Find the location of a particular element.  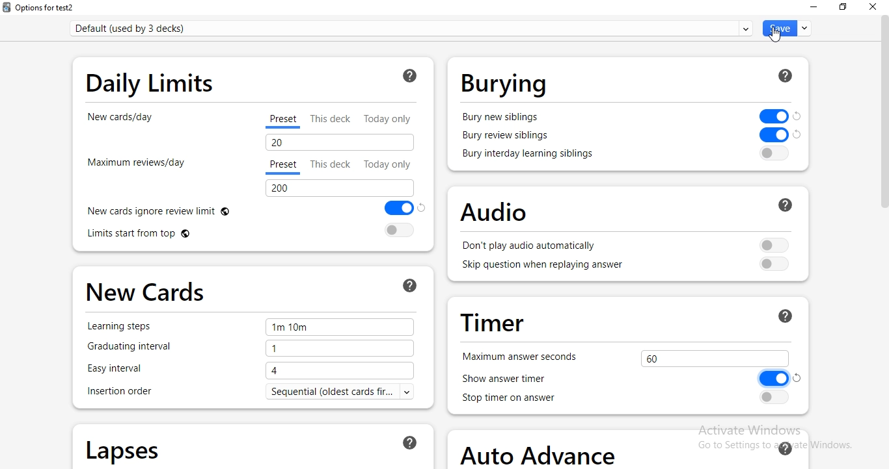

This deck is located at coordinates (333, 120).